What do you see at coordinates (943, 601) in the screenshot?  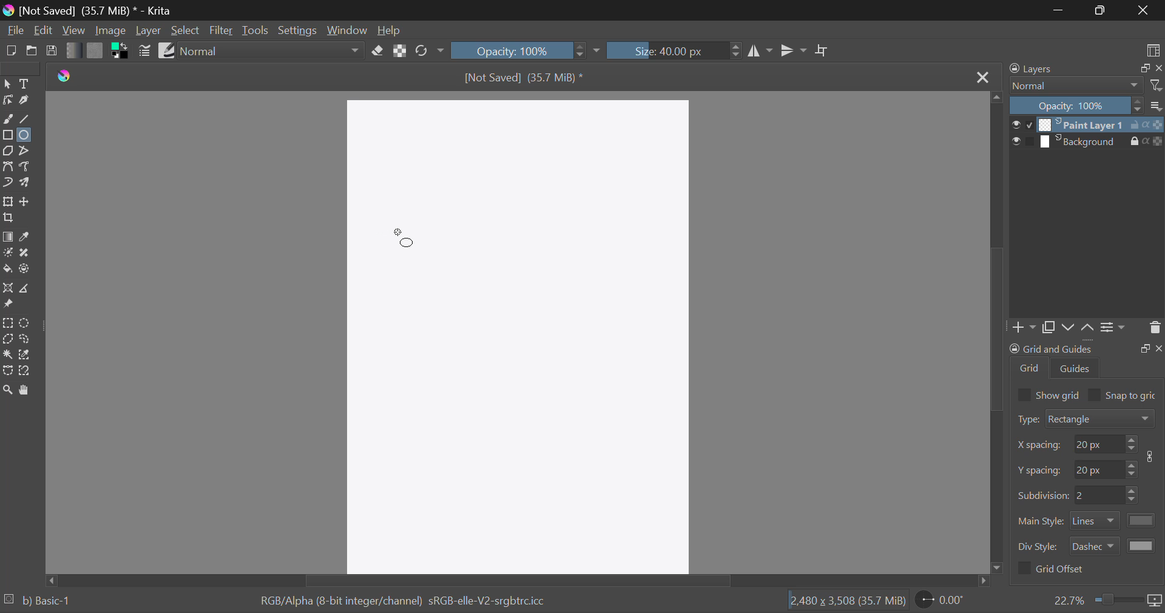 I see `Page Rotation` at bounding box center [943, 601].